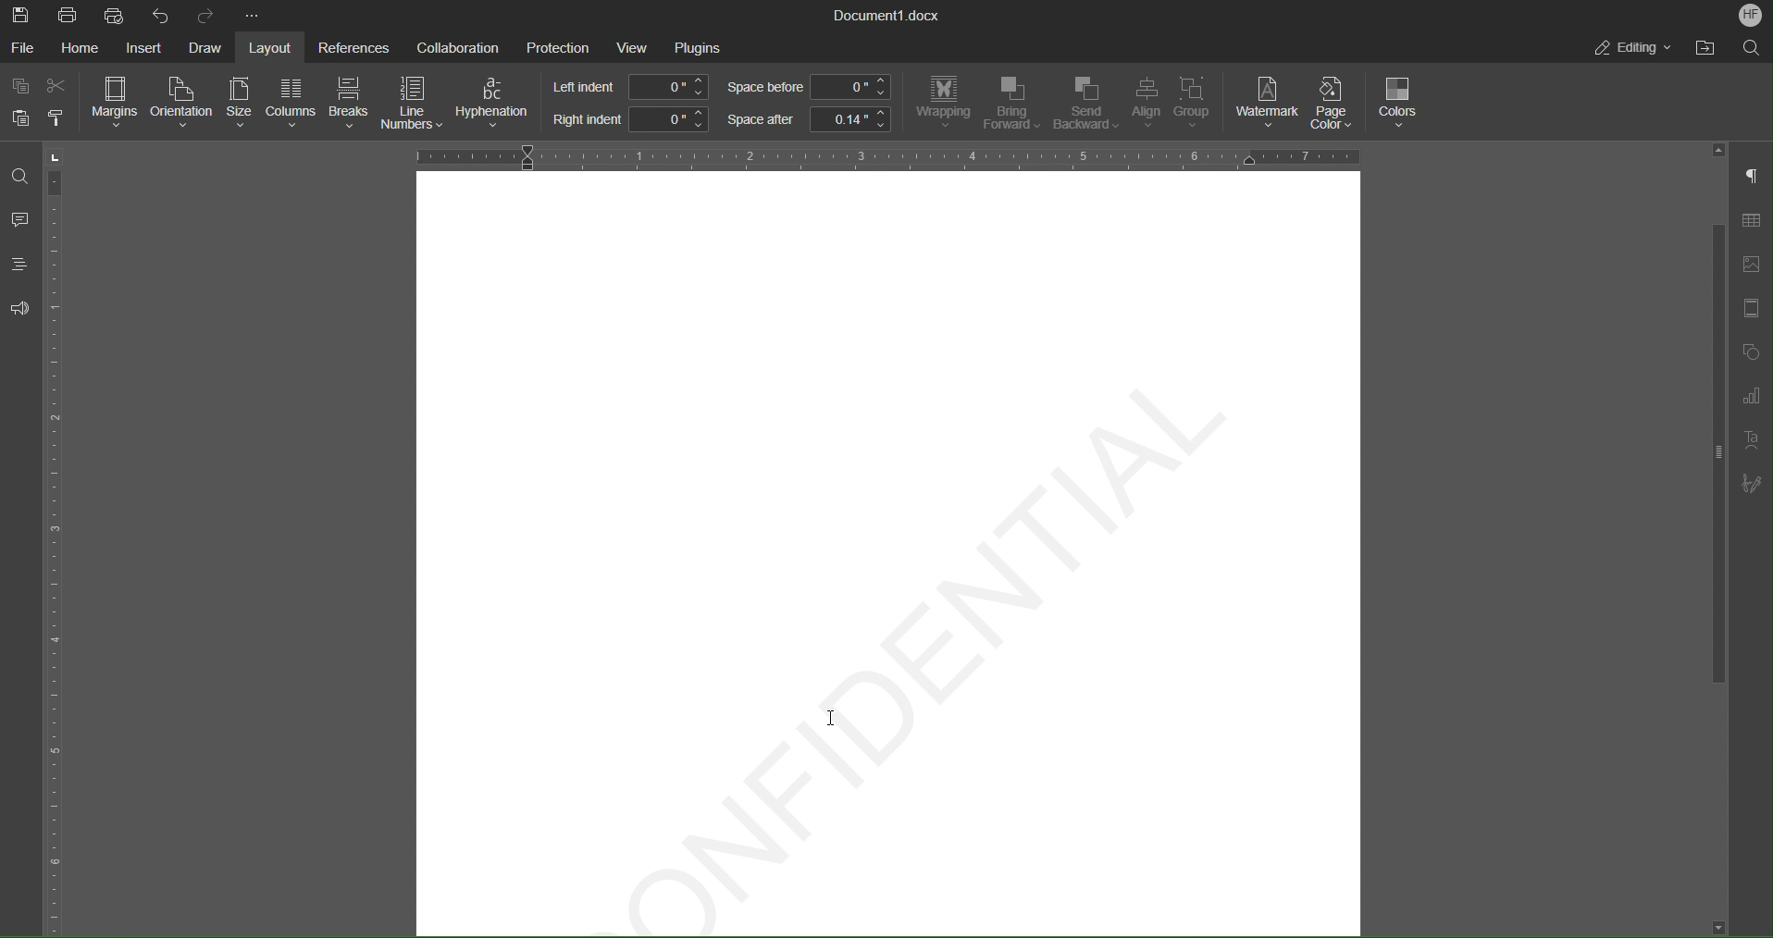 The width and height of the screenshot is (1773, 938). What do you see at coordinates (24, 47) in the screenshot?
I see `File` at bounding box center [24, 47].